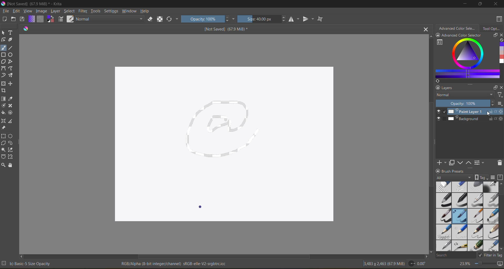 The image size is (504, 269). I want to click on grey pen, so click(491, 200).